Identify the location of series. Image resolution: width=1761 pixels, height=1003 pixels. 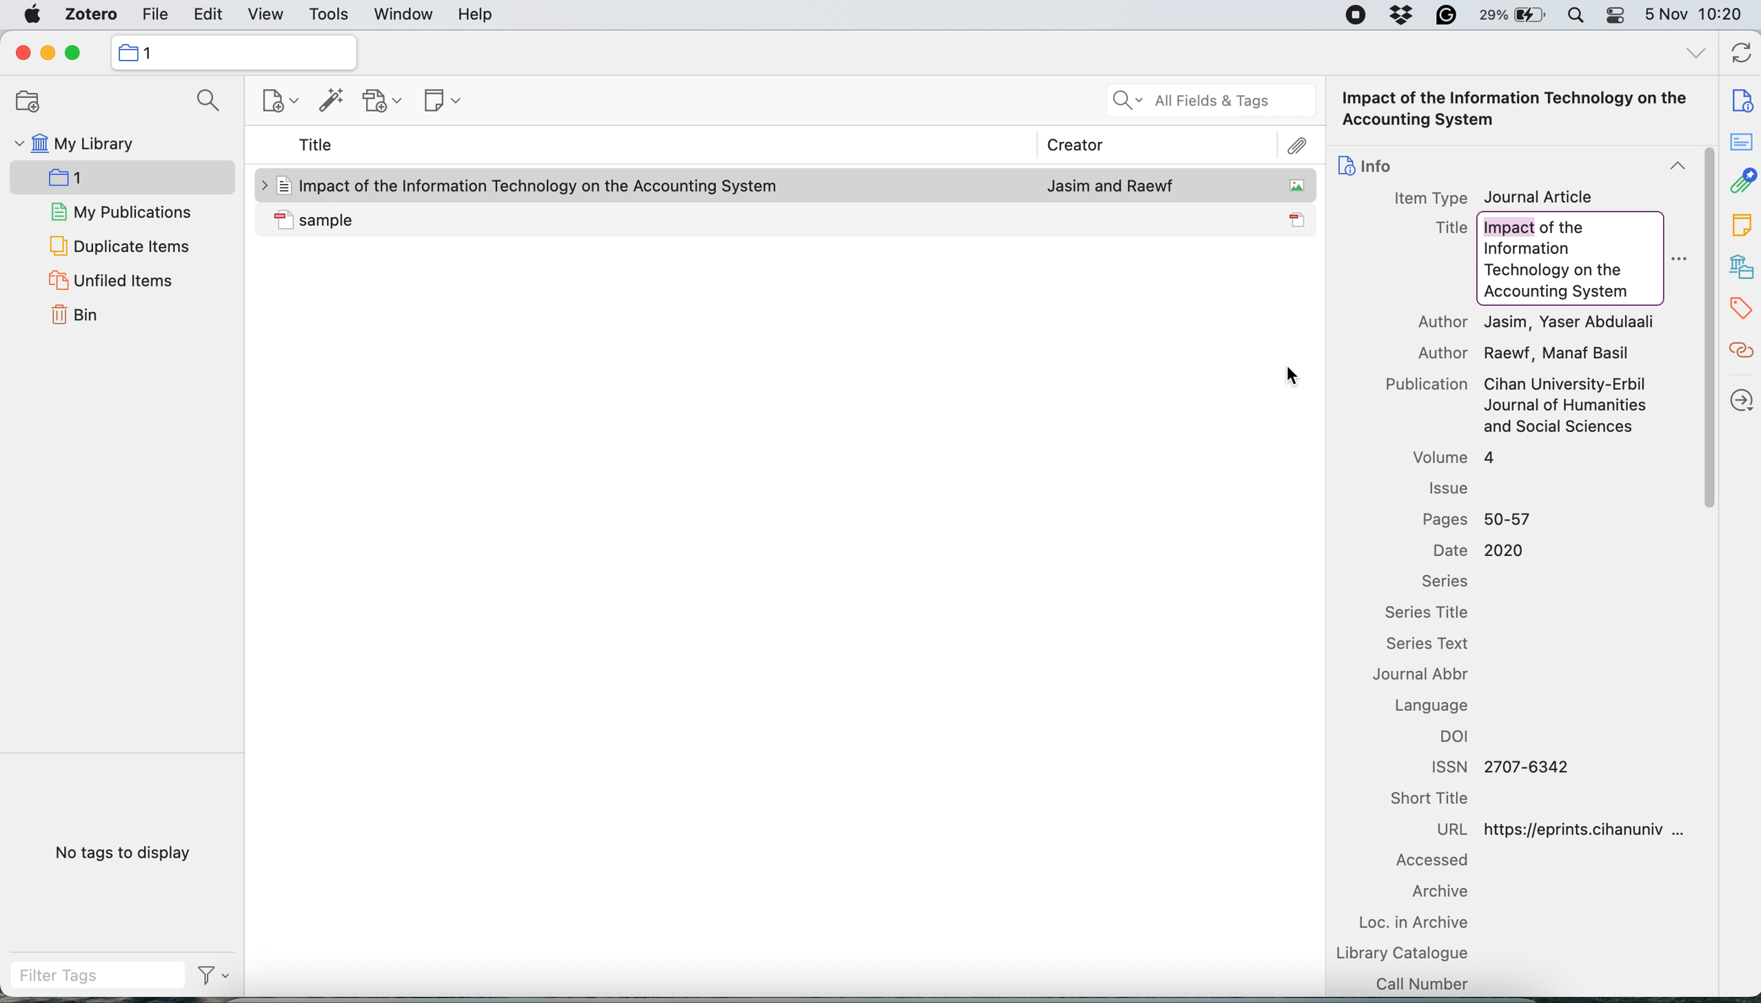
(1445, 583).